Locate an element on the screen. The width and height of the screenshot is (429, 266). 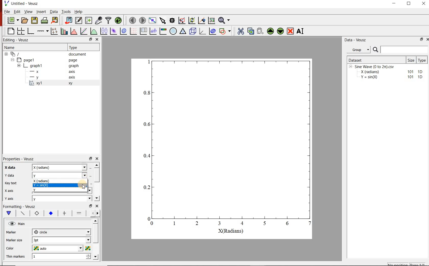
move down is located at coordinates (281, 32).